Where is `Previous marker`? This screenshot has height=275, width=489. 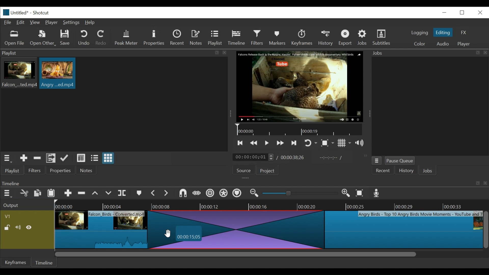 Previous marker is located at coordinates (154, 194).